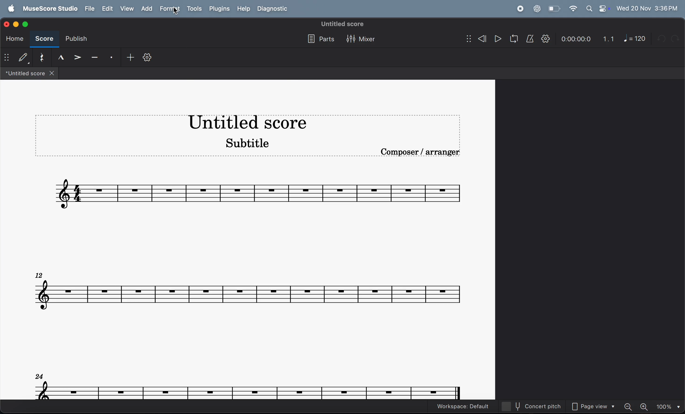  What do you see at coordinates (647, 7) in the screenshot?
I see `date and time` at bounding box center [647, 7].